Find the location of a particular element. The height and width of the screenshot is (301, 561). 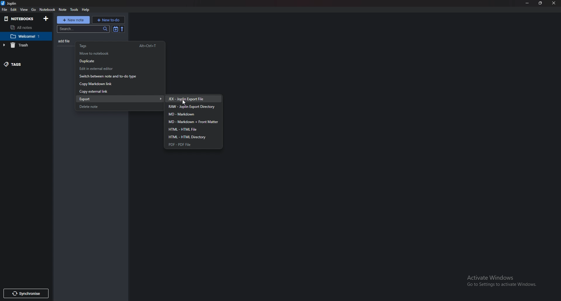

Copy external link is located at coordinates (113, 92).